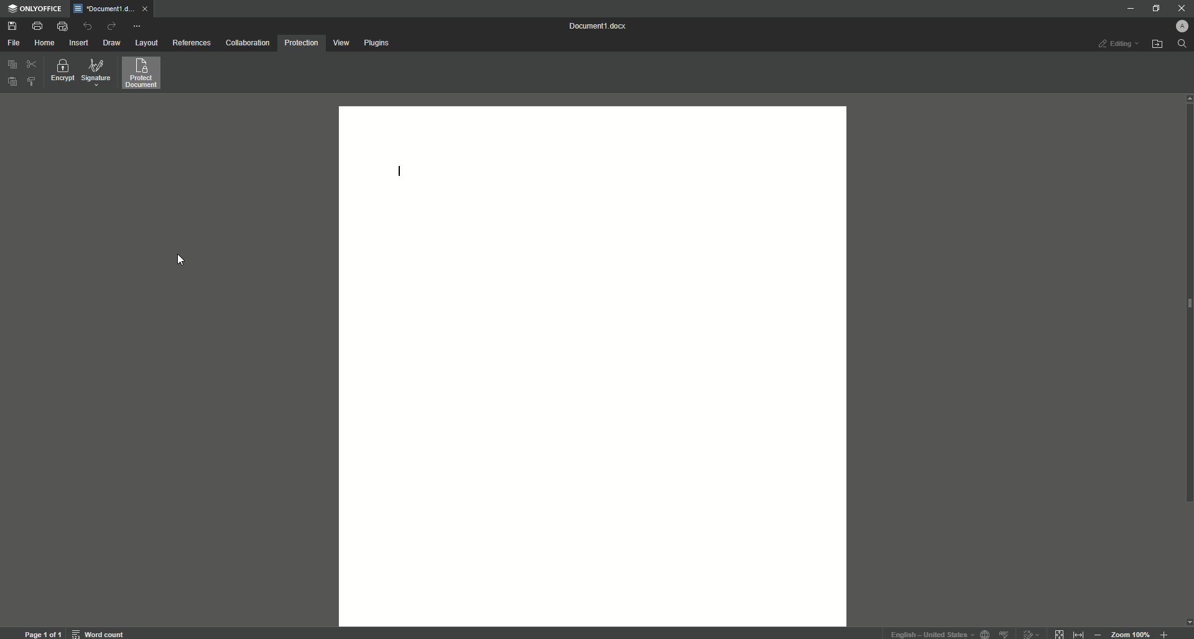 Image resolution: width=1194 pixels, height=639 pixels. What do you see at coordinates (13, 25) in the screenshot?
I see `Save` at bounding box center [13, 25].